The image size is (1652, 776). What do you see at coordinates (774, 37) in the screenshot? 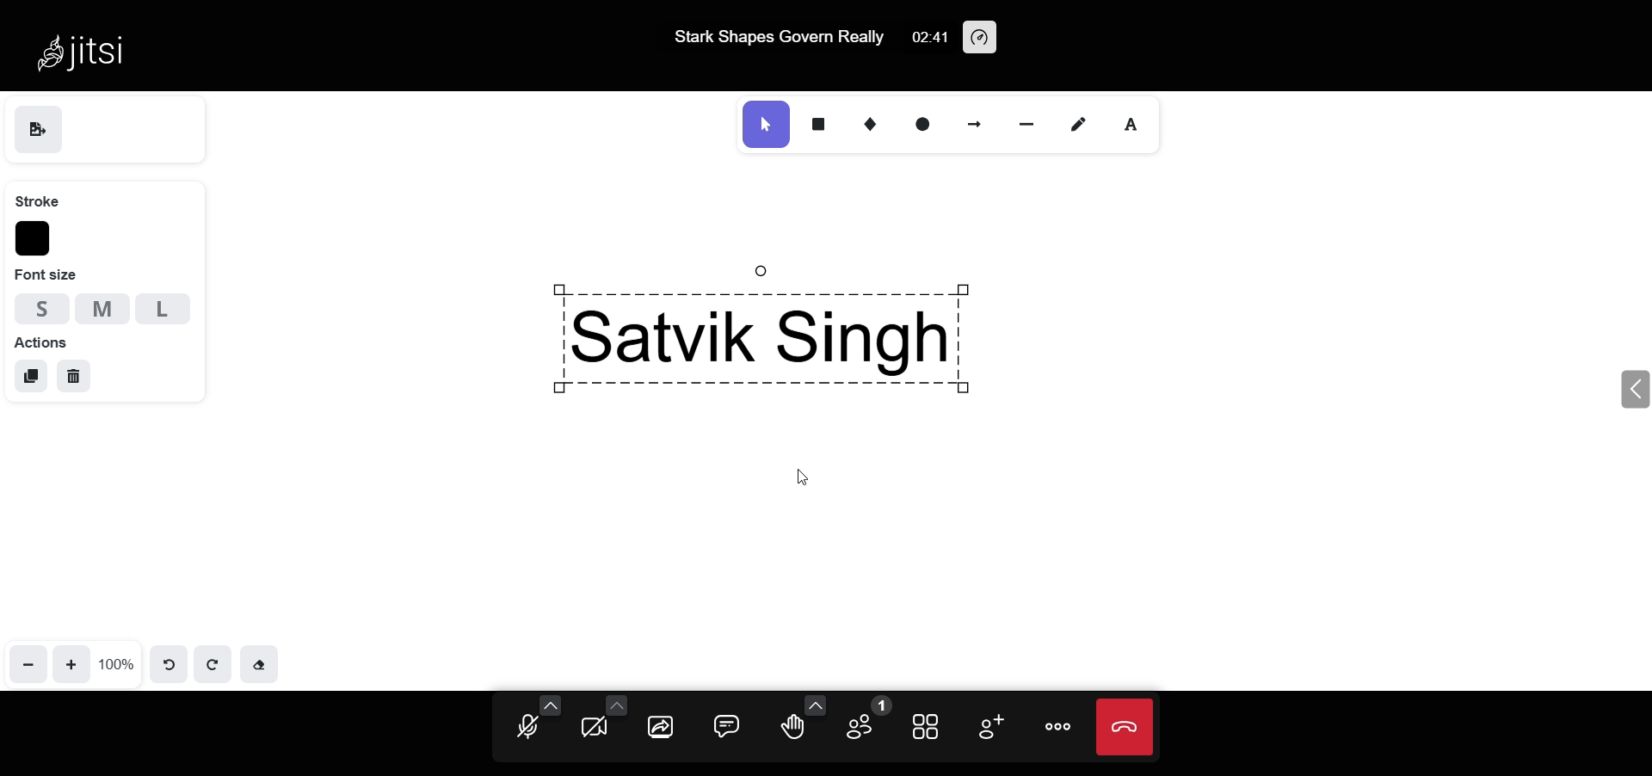
I see `Stark Shapes Govern Really` at bounding box center [774, 37].